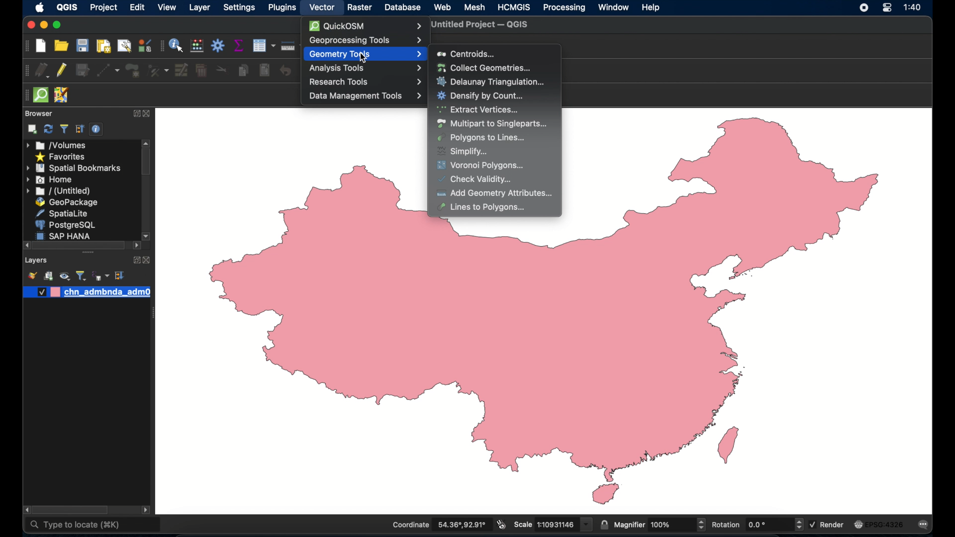 The height and width of the screenshot is (537, 955). What do you see at coordinates (365, 97) in the screenshot?
I see `data management tools menu` at bounding box center [365, 97].